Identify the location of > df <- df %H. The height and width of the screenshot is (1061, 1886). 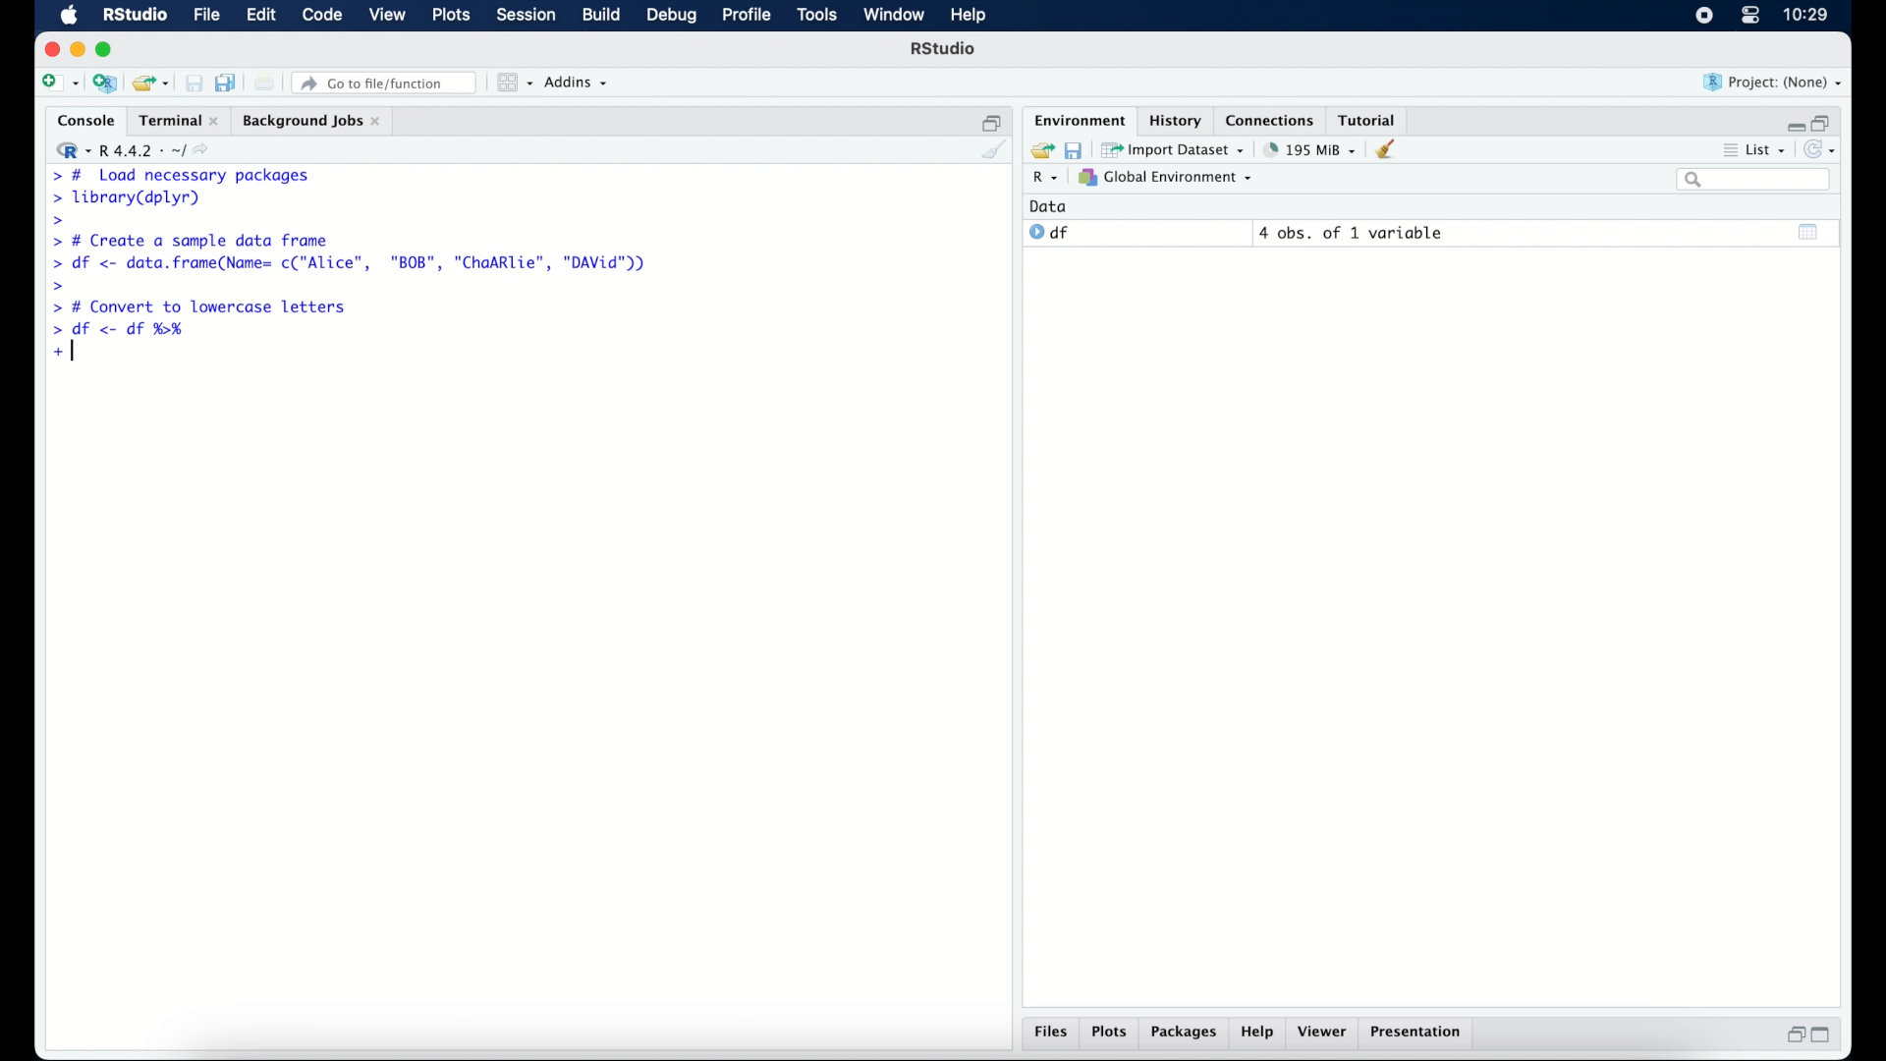
(124, 331).